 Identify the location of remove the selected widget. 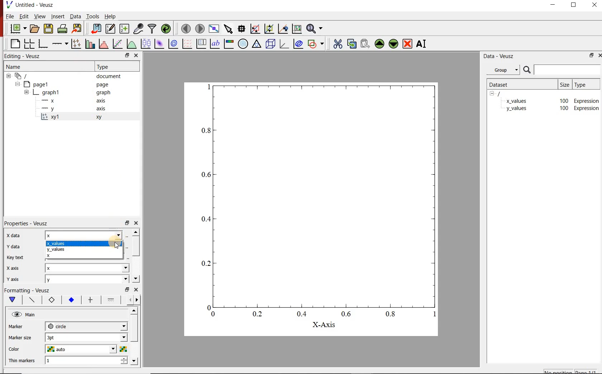
(407, 45).